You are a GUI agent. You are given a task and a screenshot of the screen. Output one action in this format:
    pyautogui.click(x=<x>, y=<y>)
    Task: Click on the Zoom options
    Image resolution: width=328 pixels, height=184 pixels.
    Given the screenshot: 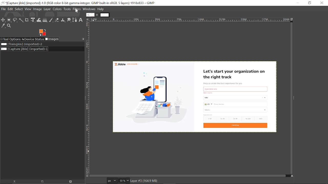 What is the action you would take?
    pyautogui.click(x=128, y=181)
    